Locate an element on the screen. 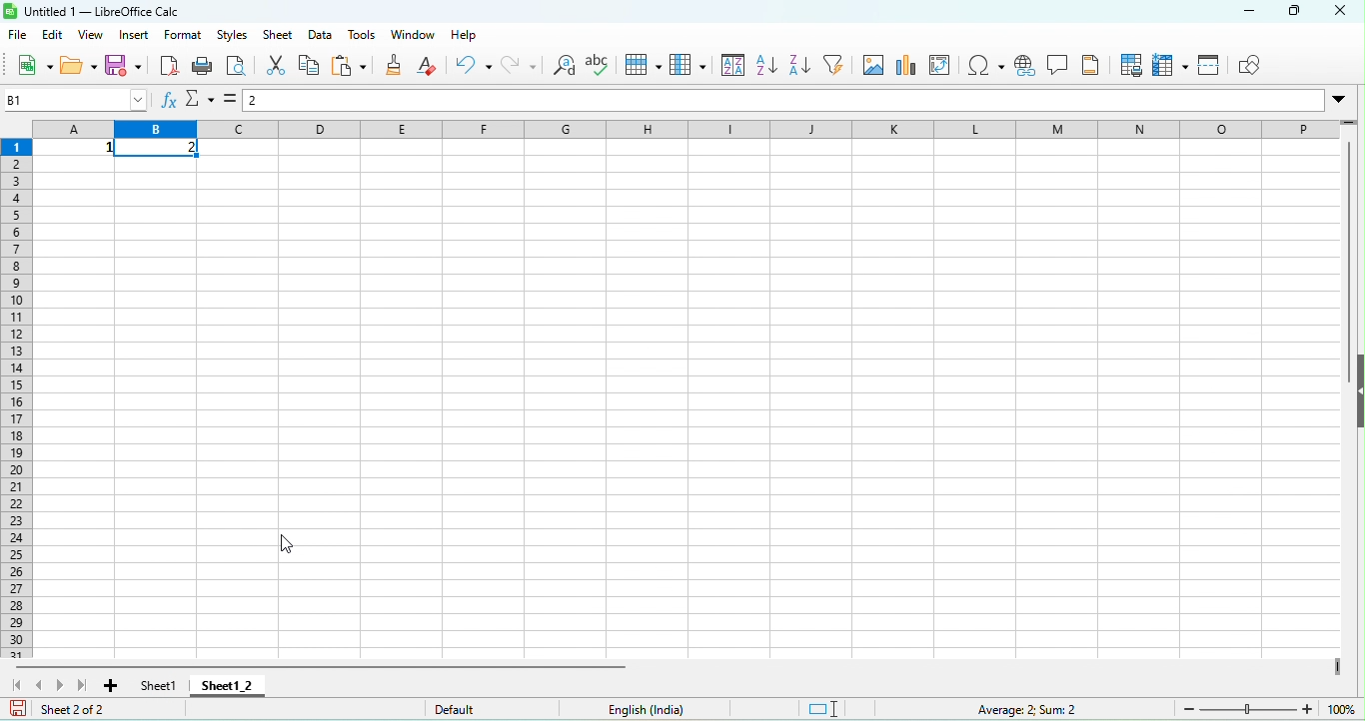  save is located at coordinates (126, 66).